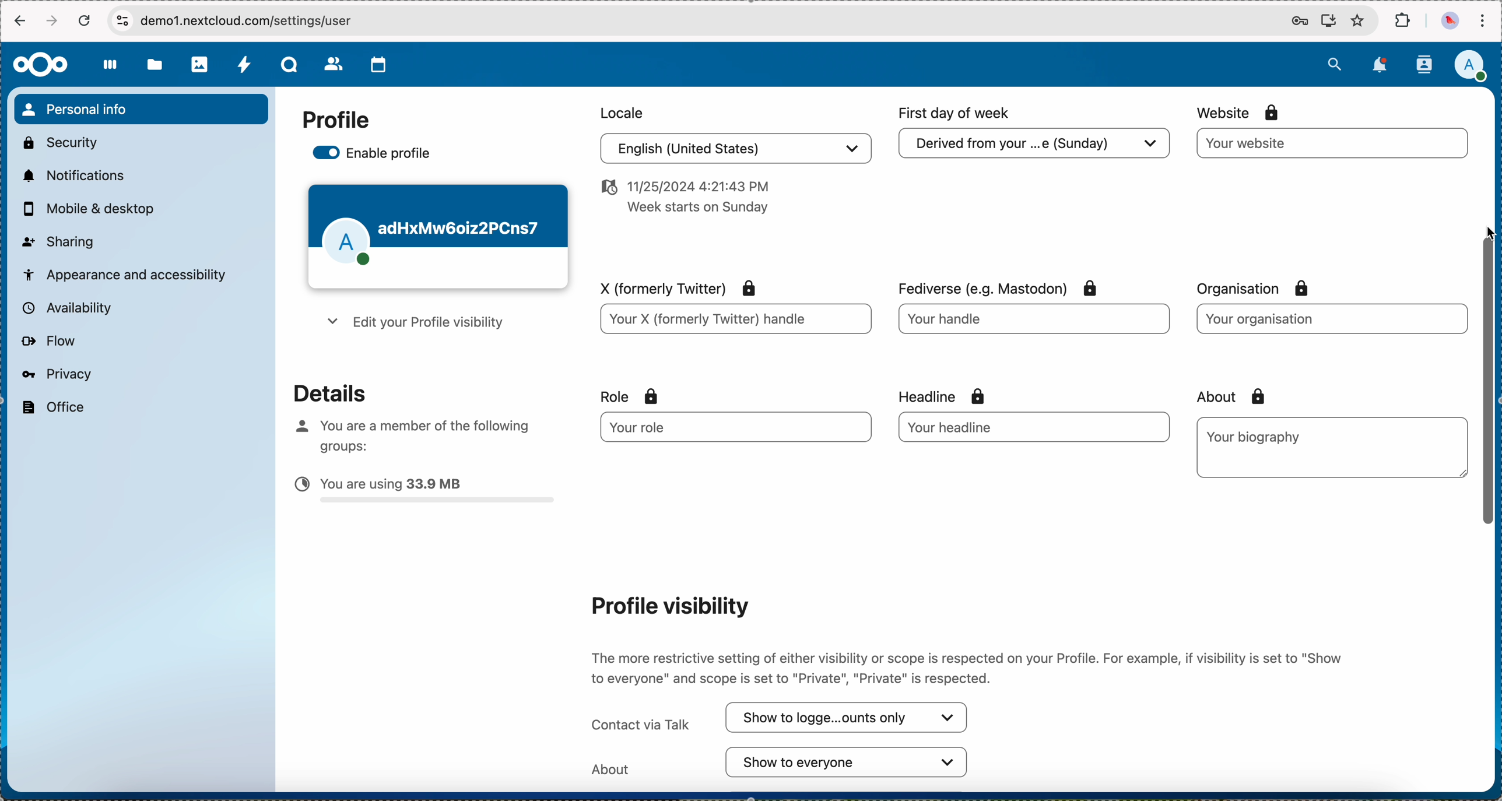 The width and height of the screenshot is (1502, 801). I want to click on controls, so click(122, 20).